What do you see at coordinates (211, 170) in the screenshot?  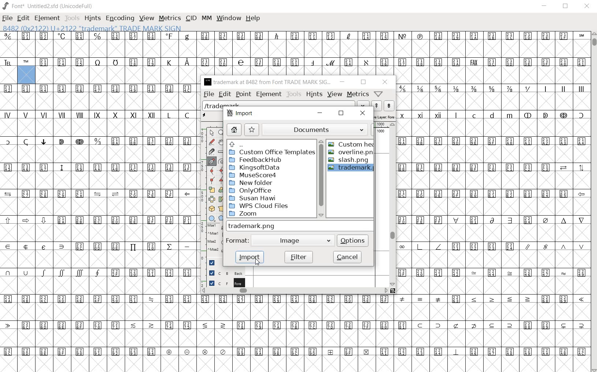 I see `add a curve point` at bounding box center [211, 170].